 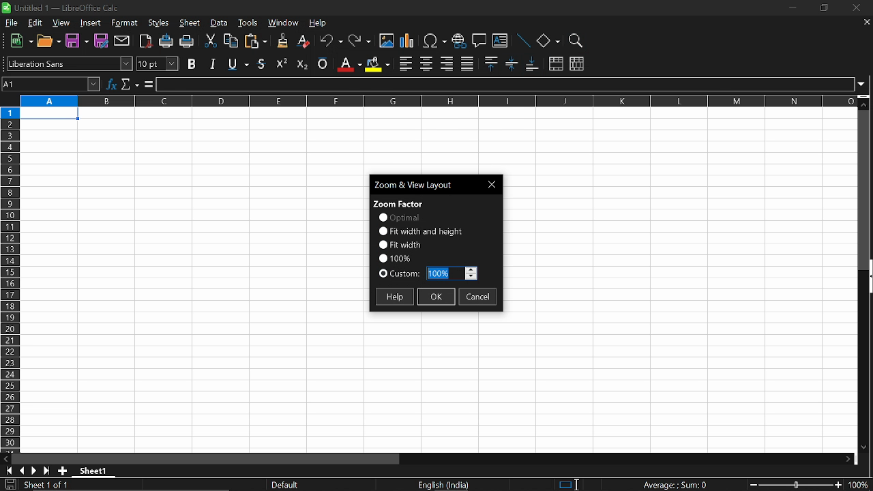 What do you see at coordinates (851, 459) in the screenshot?
I see `move right` at bounding box center [851, 459].